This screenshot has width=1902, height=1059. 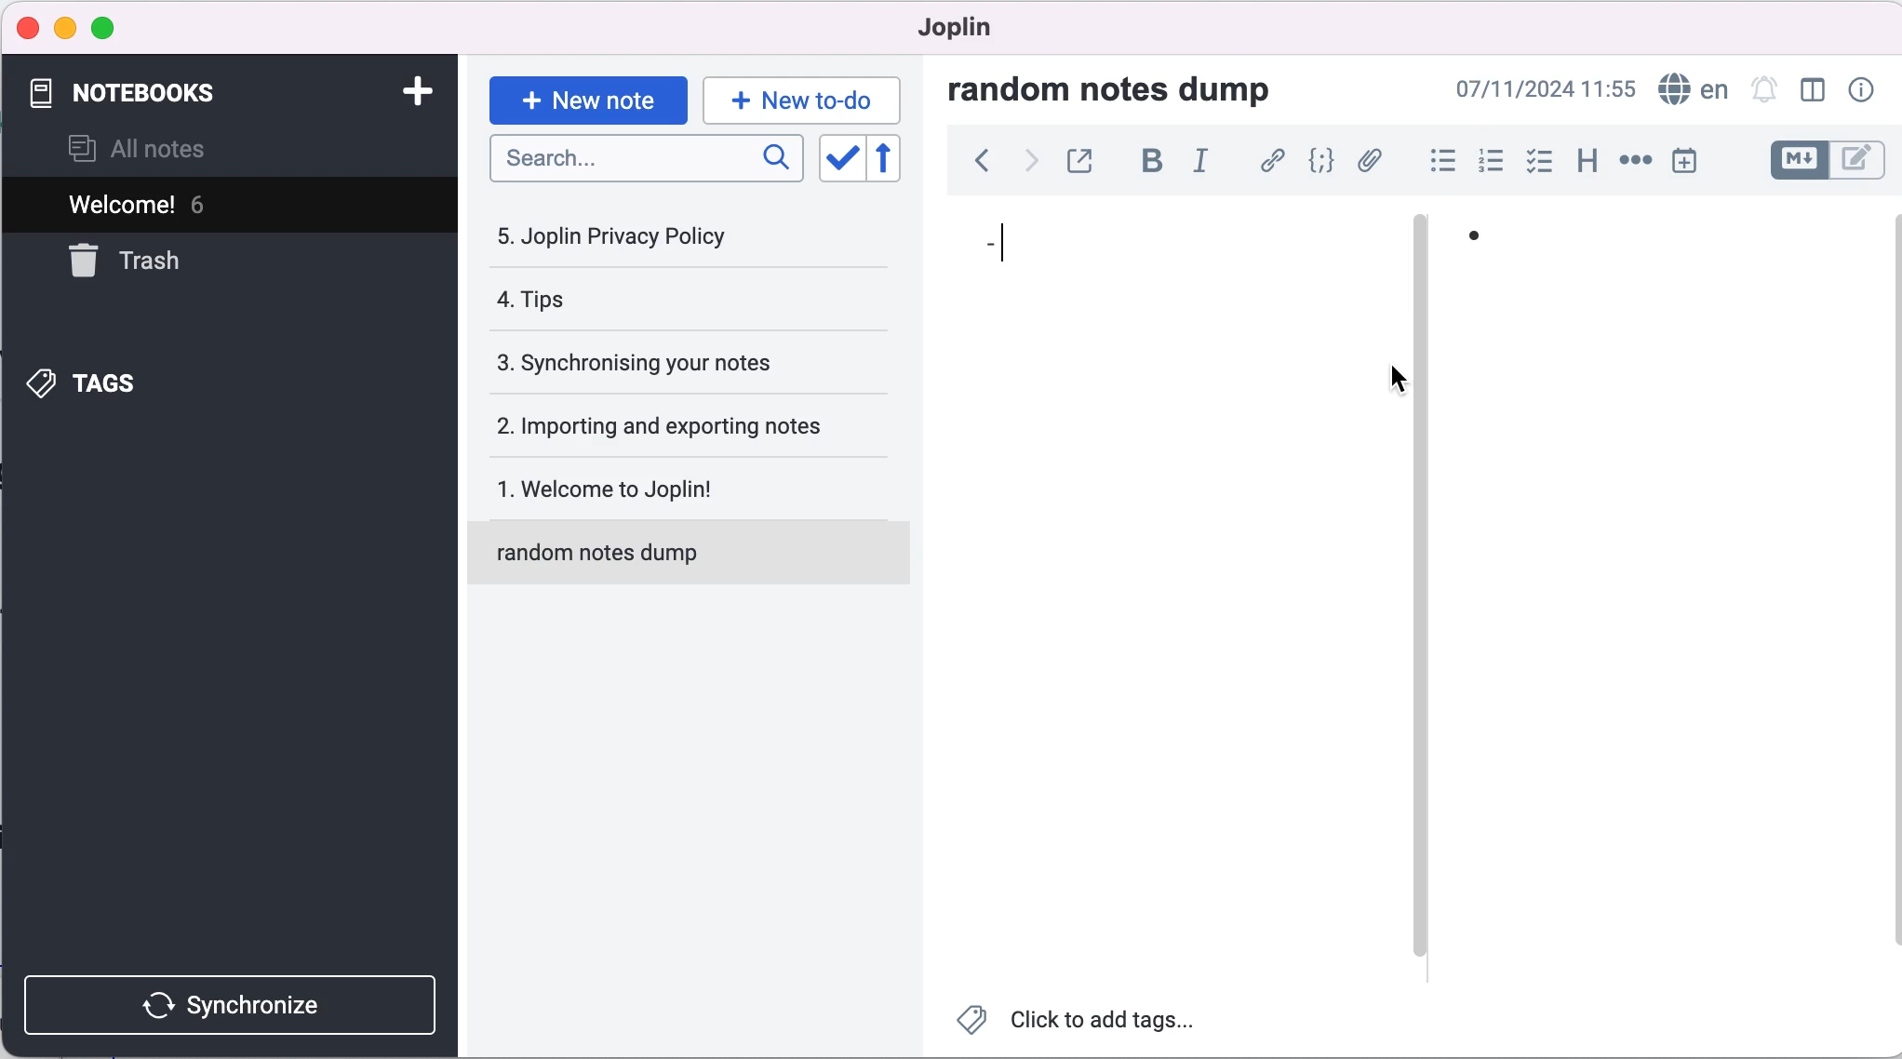 I want to click on random notes dump, so click(x=1128, y=88).